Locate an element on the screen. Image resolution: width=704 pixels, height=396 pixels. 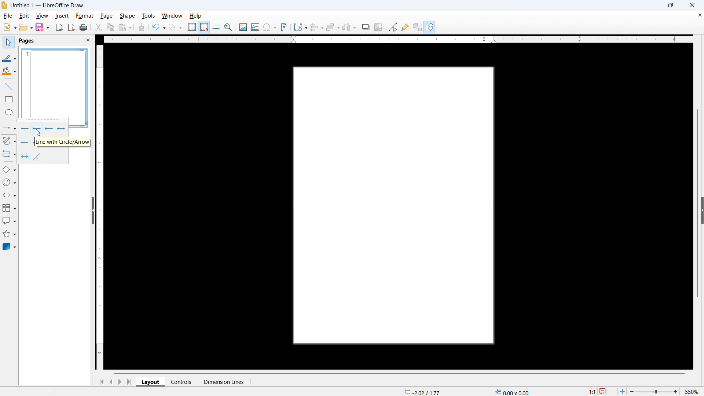
Edit  is located at coordinates (25, 16).